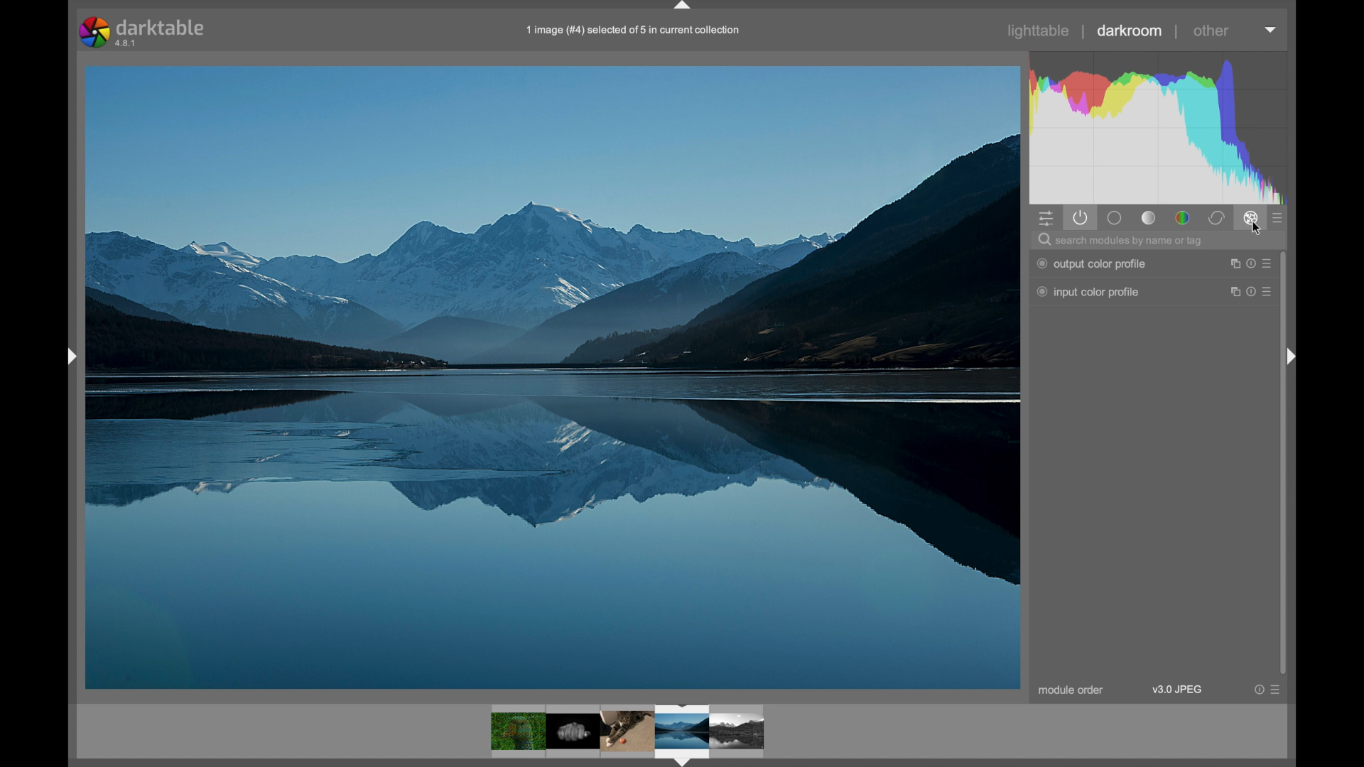  What do you see at coordinates (1250, 263) in the screenshot?
I see `Help` at bounding box center [1250, 263].